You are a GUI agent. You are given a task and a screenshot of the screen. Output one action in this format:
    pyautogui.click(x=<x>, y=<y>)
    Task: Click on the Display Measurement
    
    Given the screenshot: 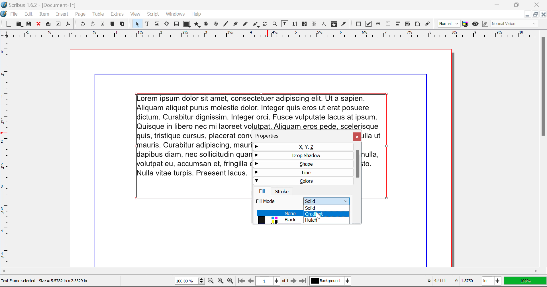 What is the action you would take?
    pyautogui.click(x=525, y=282)
    